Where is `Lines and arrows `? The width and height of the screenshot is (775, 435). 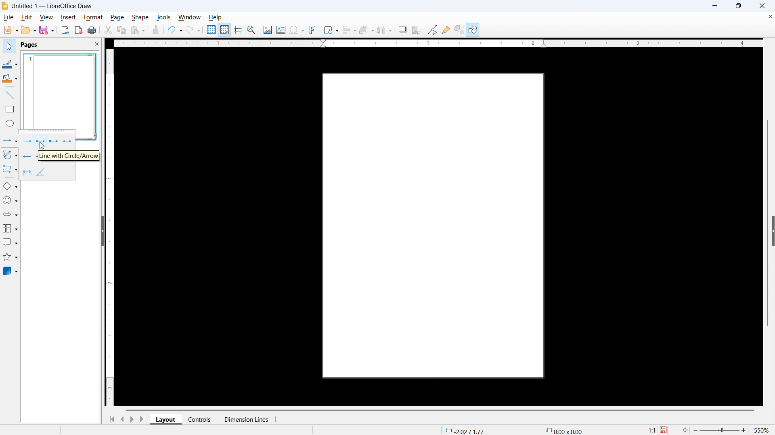 Lines and arrows  is located at coordinates (10, 141).